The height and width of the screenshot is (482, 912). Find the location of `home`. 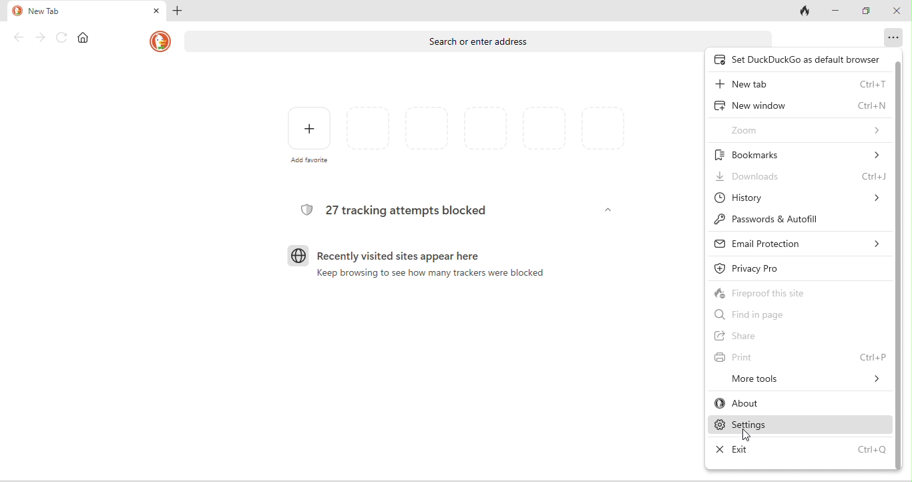

home is located at coordinates (84, 38).